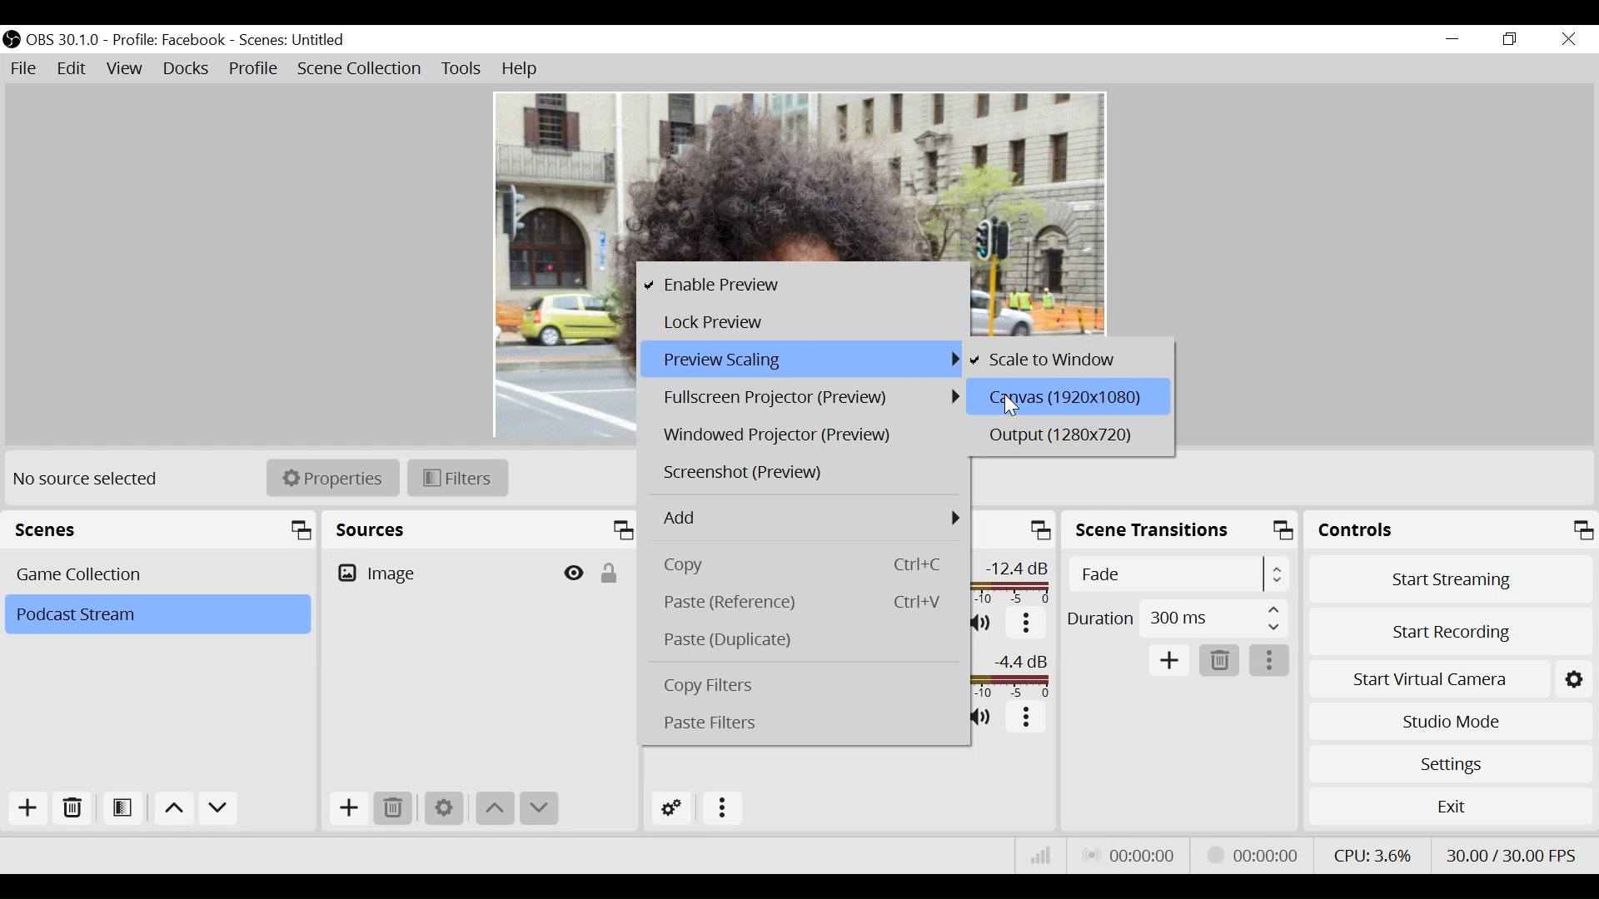 The image size is (1599, 899). I want to click on Delete, so click(72, 808).